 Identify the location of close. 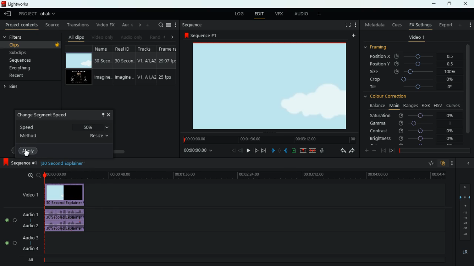
(467, 4).